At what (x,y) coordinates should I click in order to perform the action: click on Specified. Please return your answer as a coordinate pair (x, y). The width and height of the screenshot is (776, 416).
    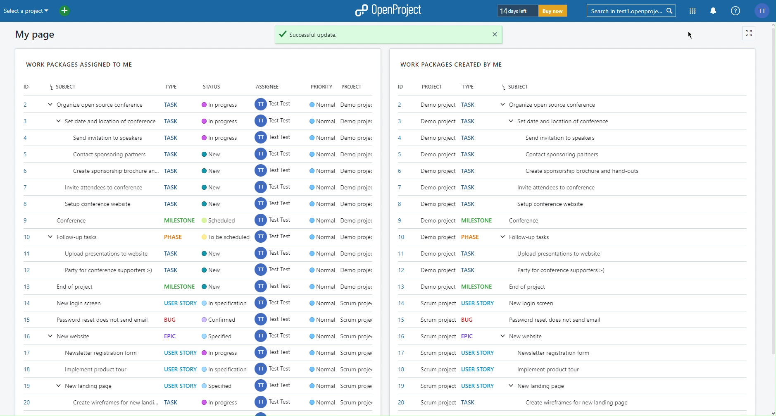
    Looking at the image, I should click on (220, 337).